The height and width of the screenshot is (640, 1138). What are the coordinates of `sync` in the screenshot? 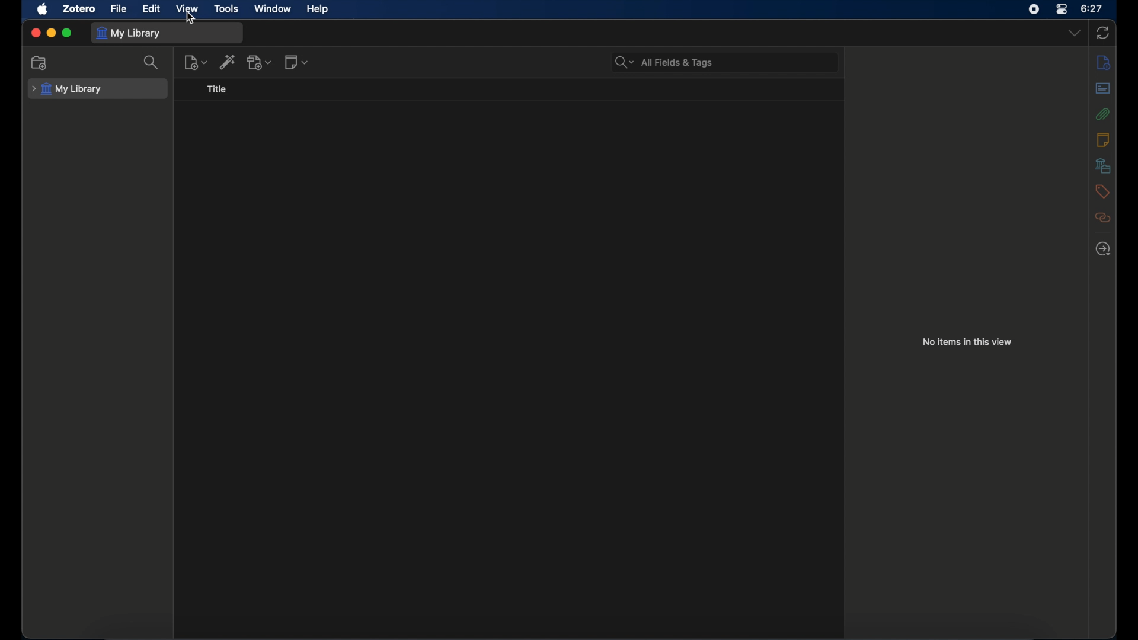 It's located at (1103, 33).